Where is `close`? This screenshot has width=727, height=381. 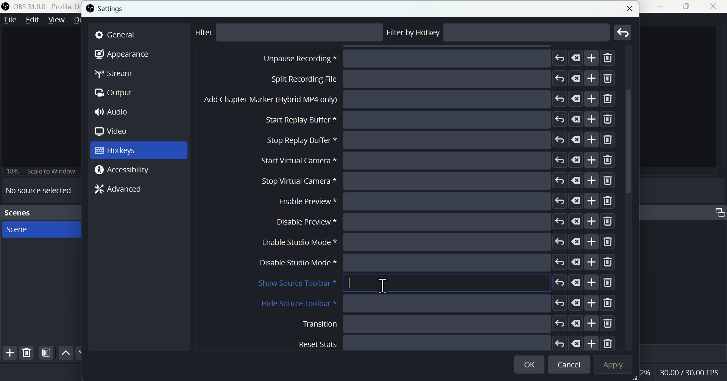
close is located at coordinates (628, 7).